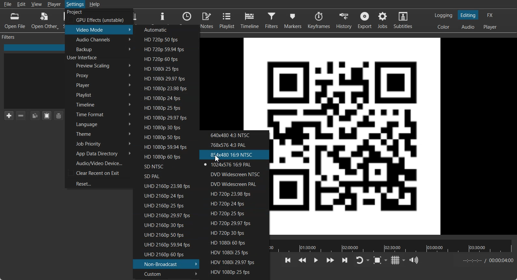 This screenshot has width=517, height=280. I want to click on Reset, so click(98, 183).